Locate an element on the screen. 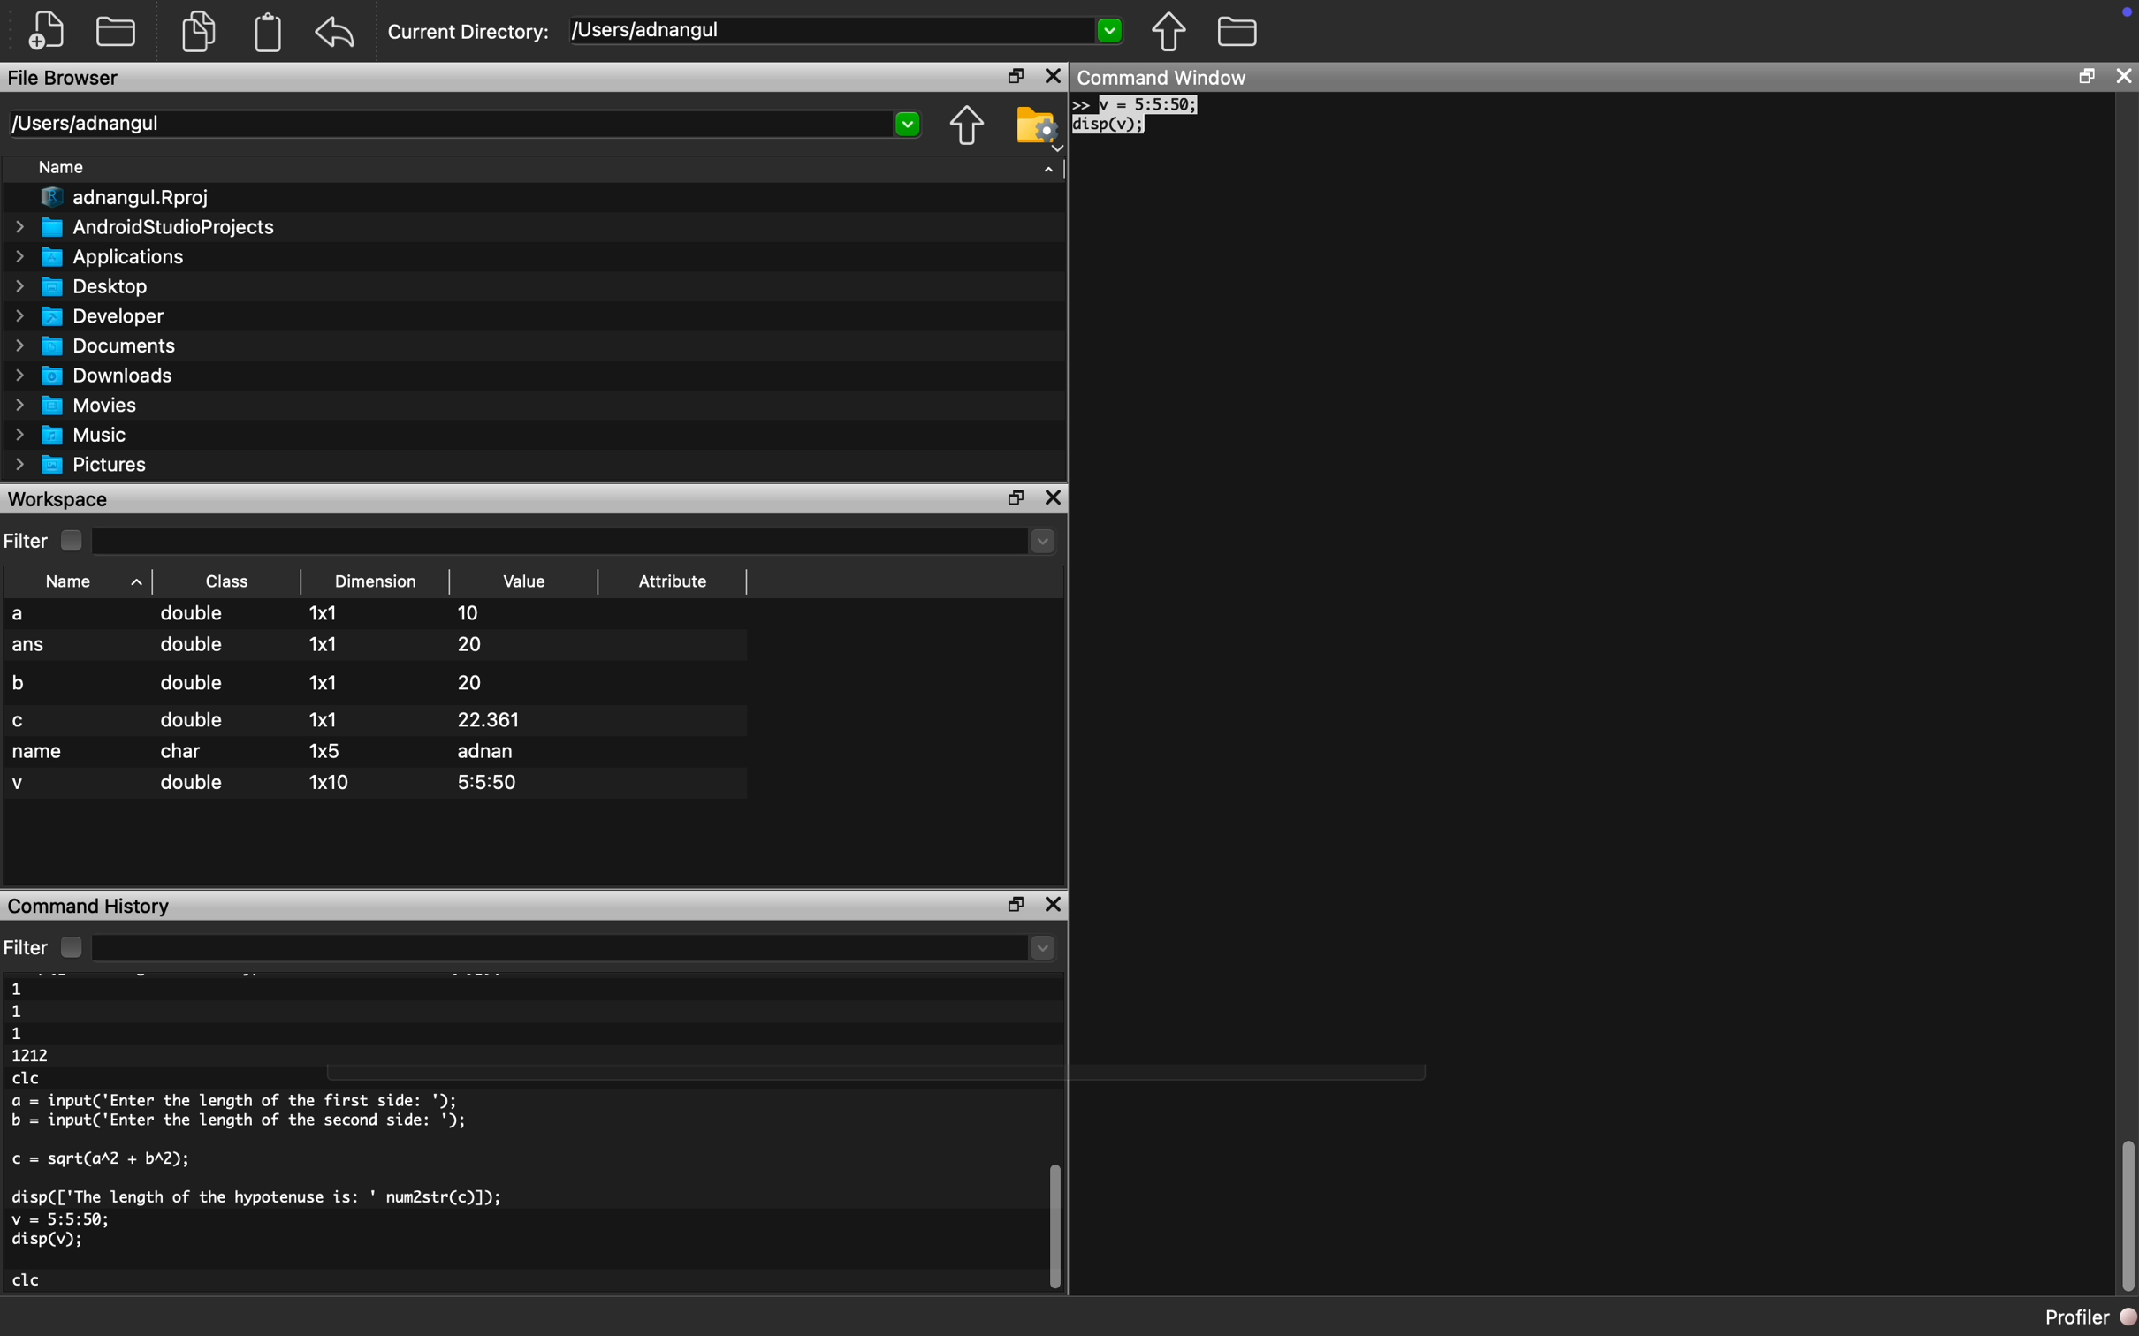  Dimension is located at coordinates (374, 581).